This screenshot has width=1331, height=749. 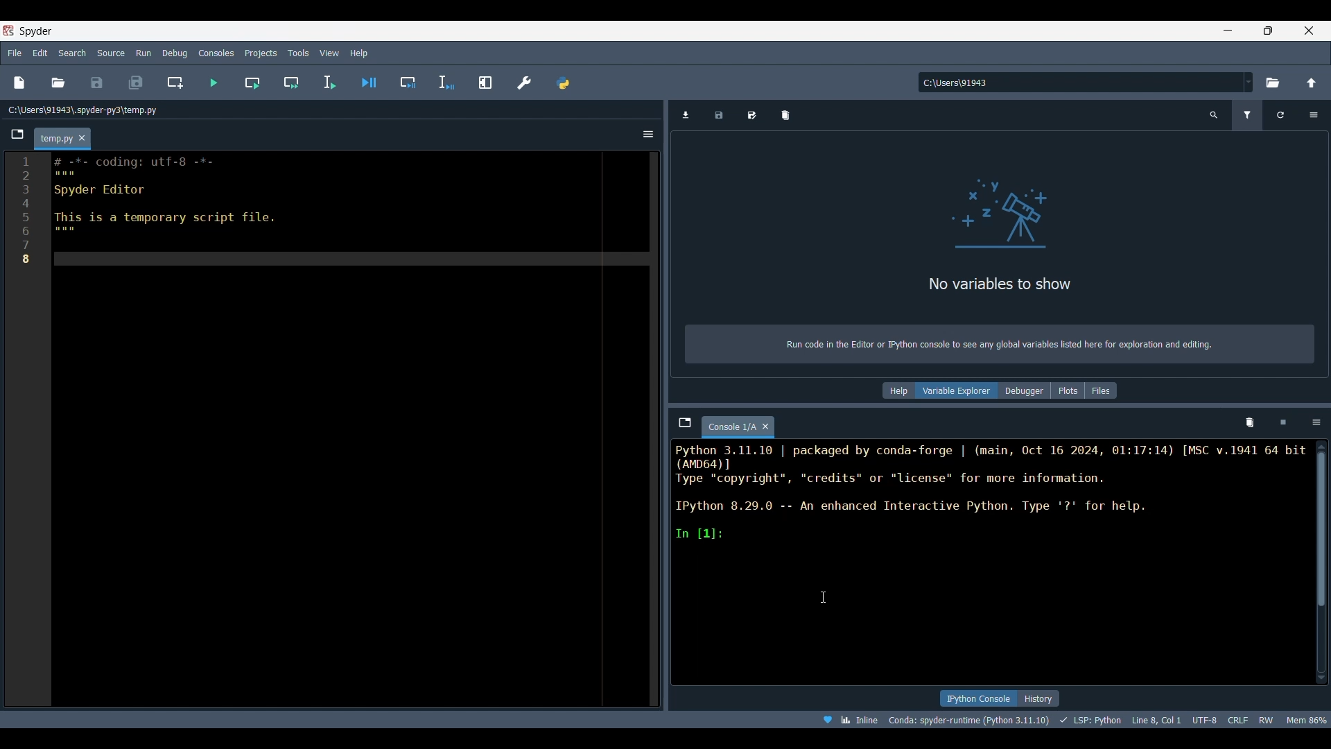 I want to click on Interrupt kernel, so click(x=1283, y=423).